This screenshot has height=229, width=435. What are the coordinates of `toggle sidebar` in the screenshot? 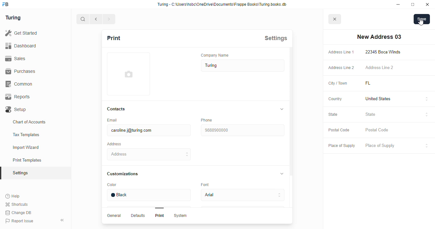 It's located at (63, 220).